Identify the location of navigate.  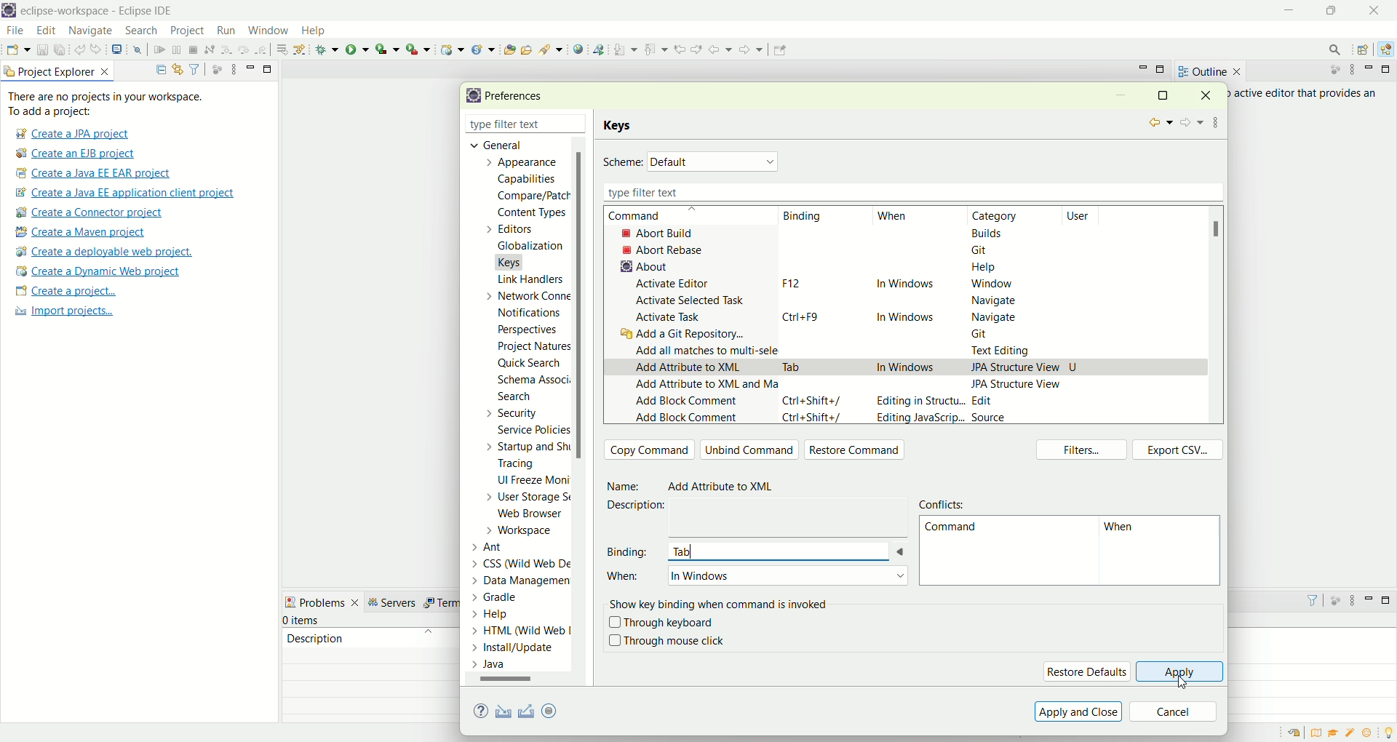
(91, 31).